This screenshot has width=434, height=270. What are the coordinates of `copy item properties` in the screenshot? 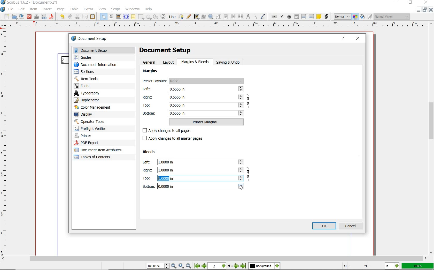 It's located at (256, 17).